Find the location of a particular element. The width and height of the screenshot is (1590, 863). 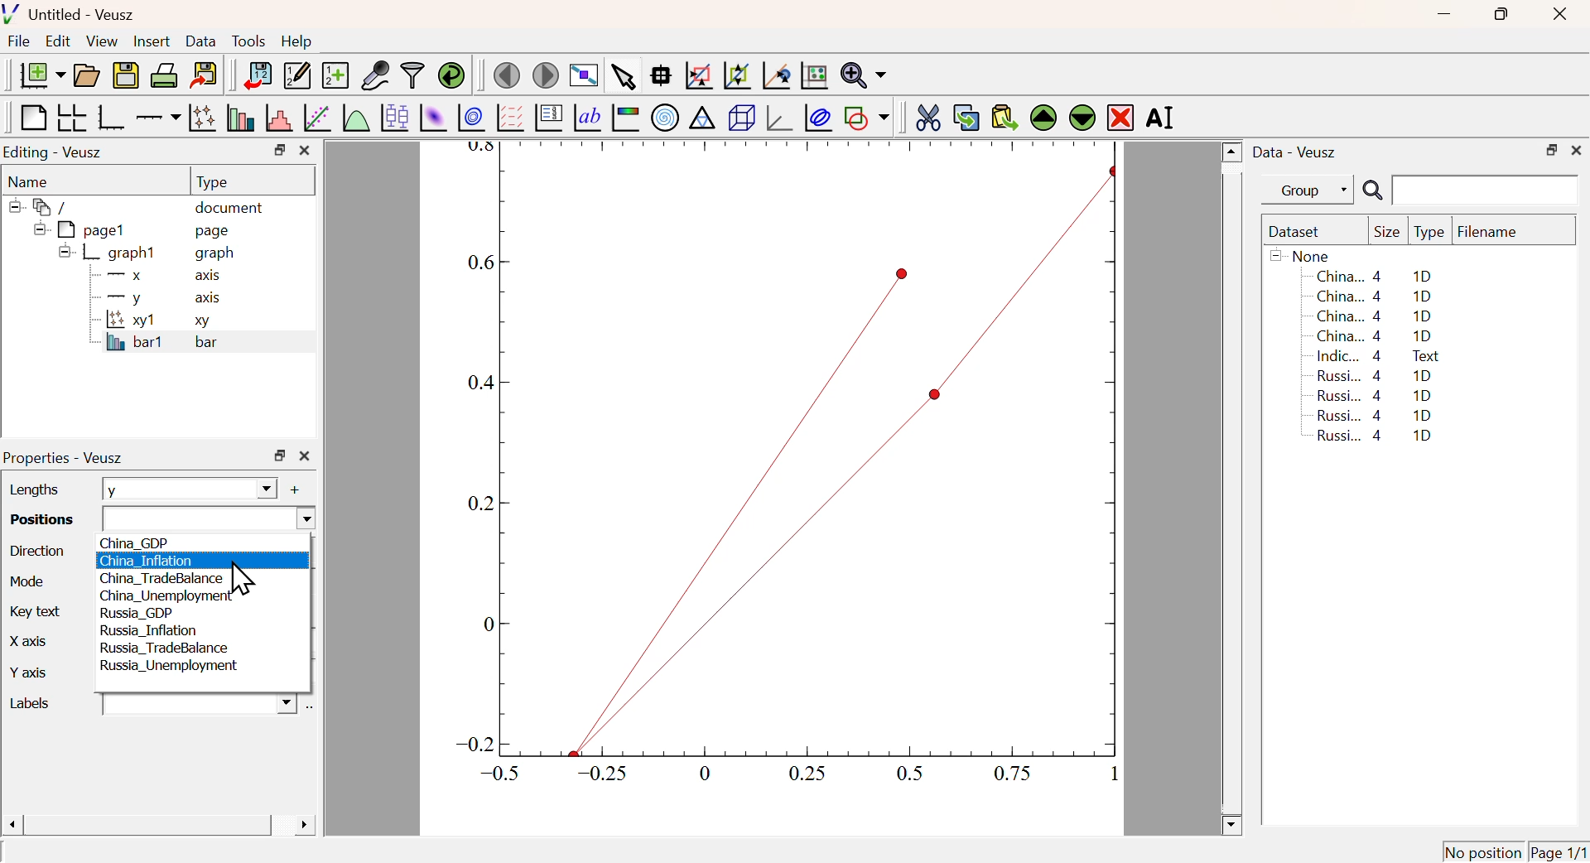

‘China_Unemployment” is located at coordinates (168, 596).